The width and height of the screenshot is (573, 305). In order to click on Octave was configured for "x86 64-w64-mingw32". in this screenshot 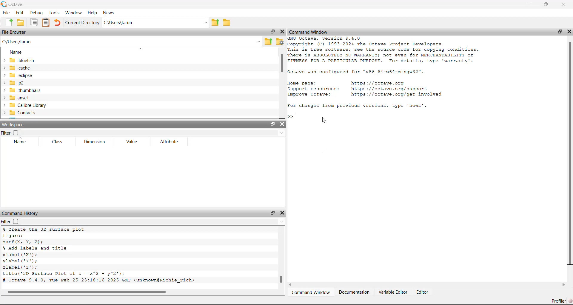, I will do `click(357, 71)`.